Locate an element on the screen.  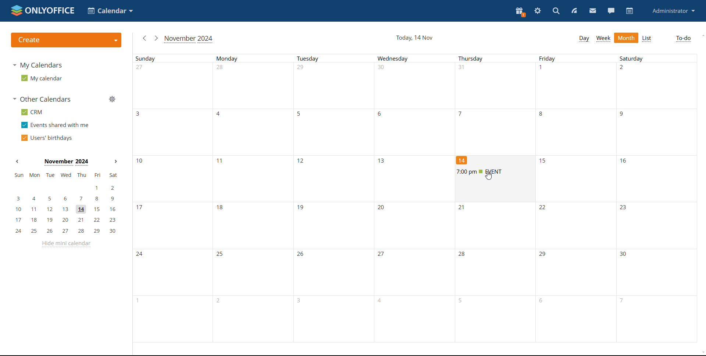
mini calendar is located at coordinates (66, 203).